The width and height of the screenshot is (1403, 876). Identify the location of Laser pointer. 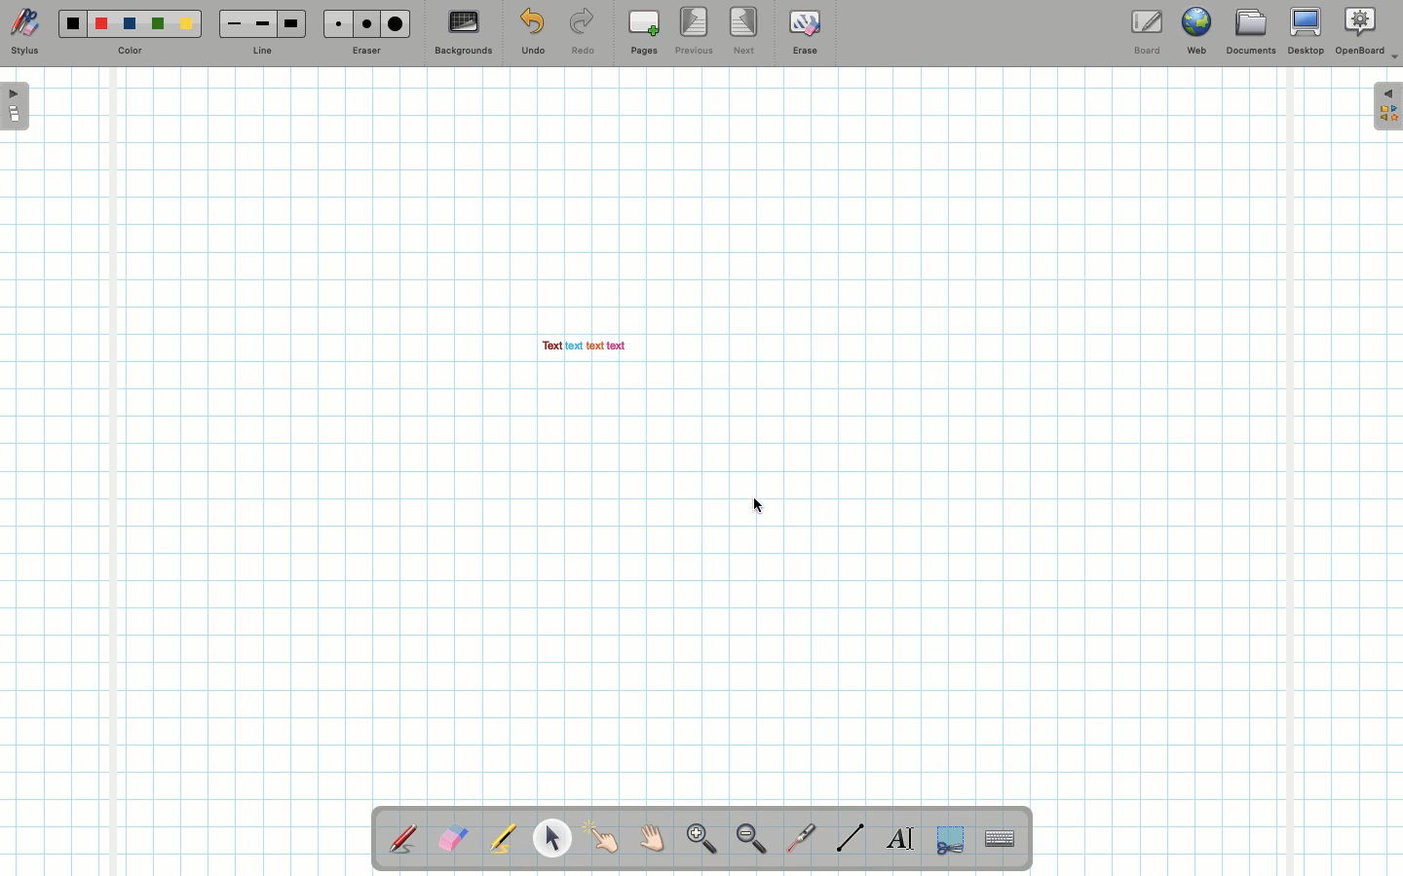
(797, 839).